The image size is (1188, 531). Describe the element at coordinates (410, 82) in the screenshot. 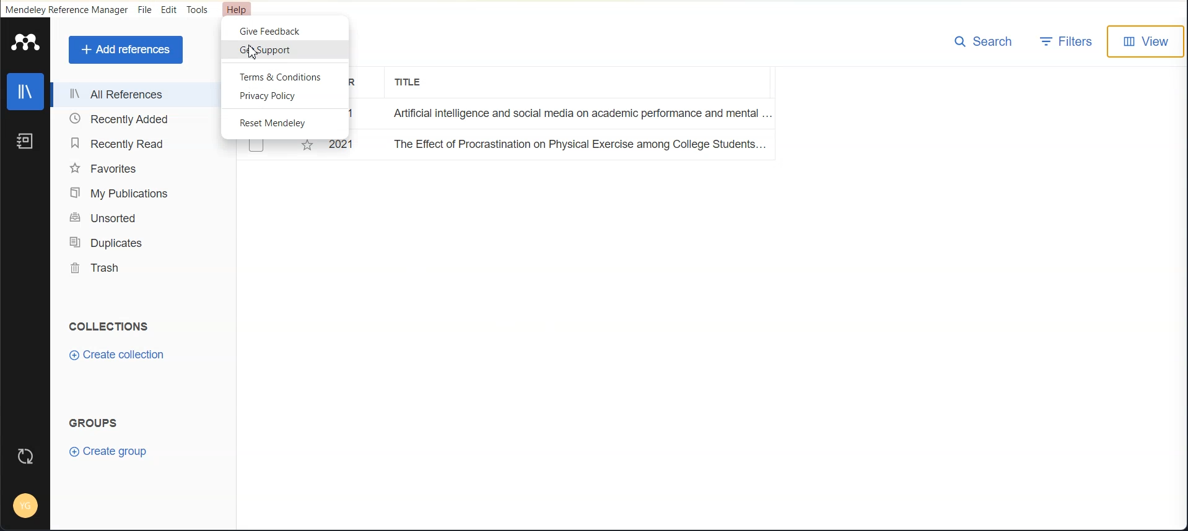

I see `Title` at that location.